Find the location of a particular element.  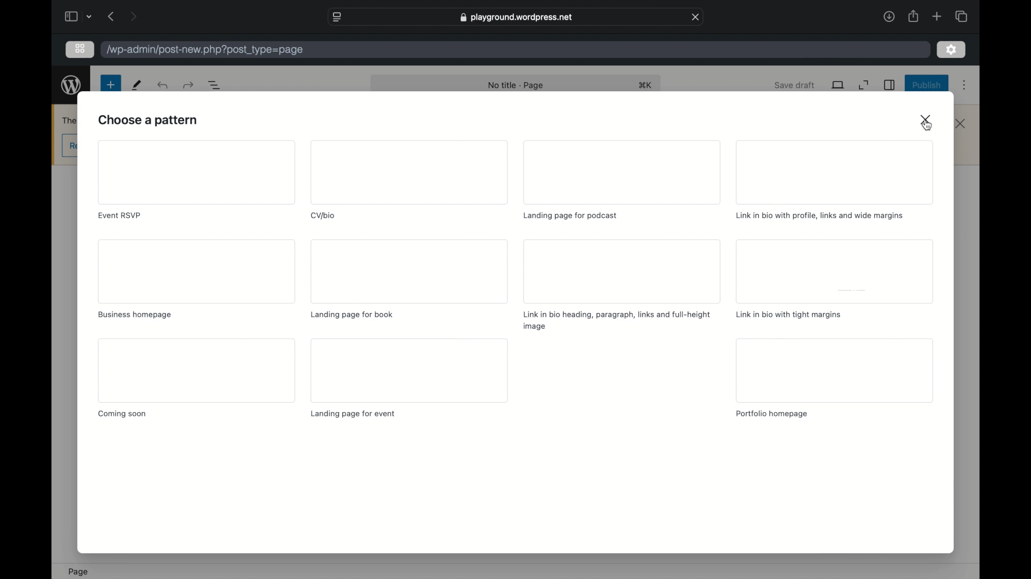

view is located at coordinates (838, 85).